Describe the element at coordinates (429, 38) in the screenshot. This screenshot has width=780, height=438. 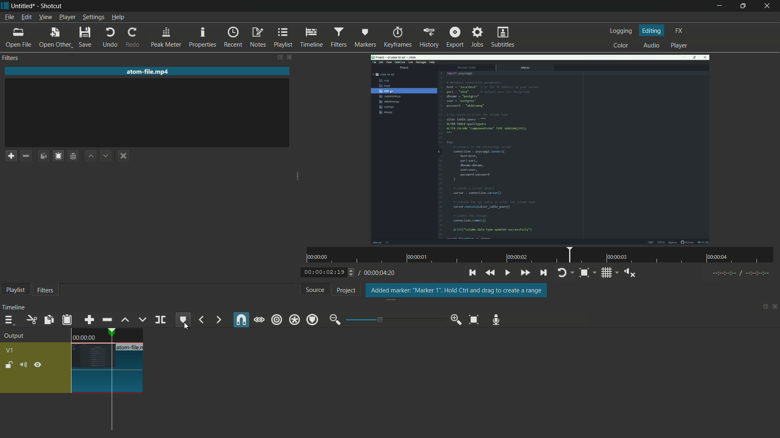
I see `history` at that location.